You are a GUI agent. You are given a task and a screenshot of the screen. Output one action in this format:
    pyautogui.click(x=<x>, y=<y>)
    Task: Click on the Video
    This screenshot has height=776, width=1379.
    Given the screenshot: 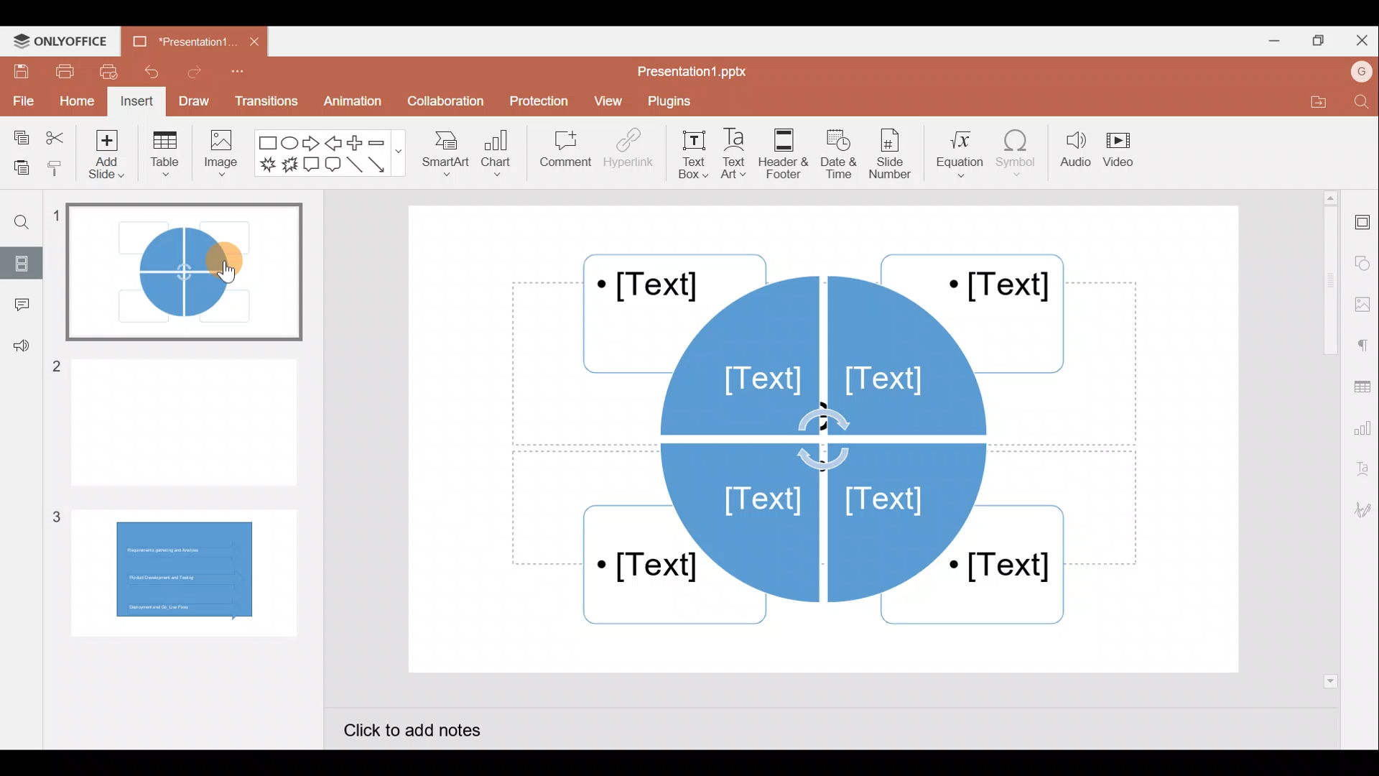 What is the action you would take?
    pyautogui.click(x=1124, y=149)
    